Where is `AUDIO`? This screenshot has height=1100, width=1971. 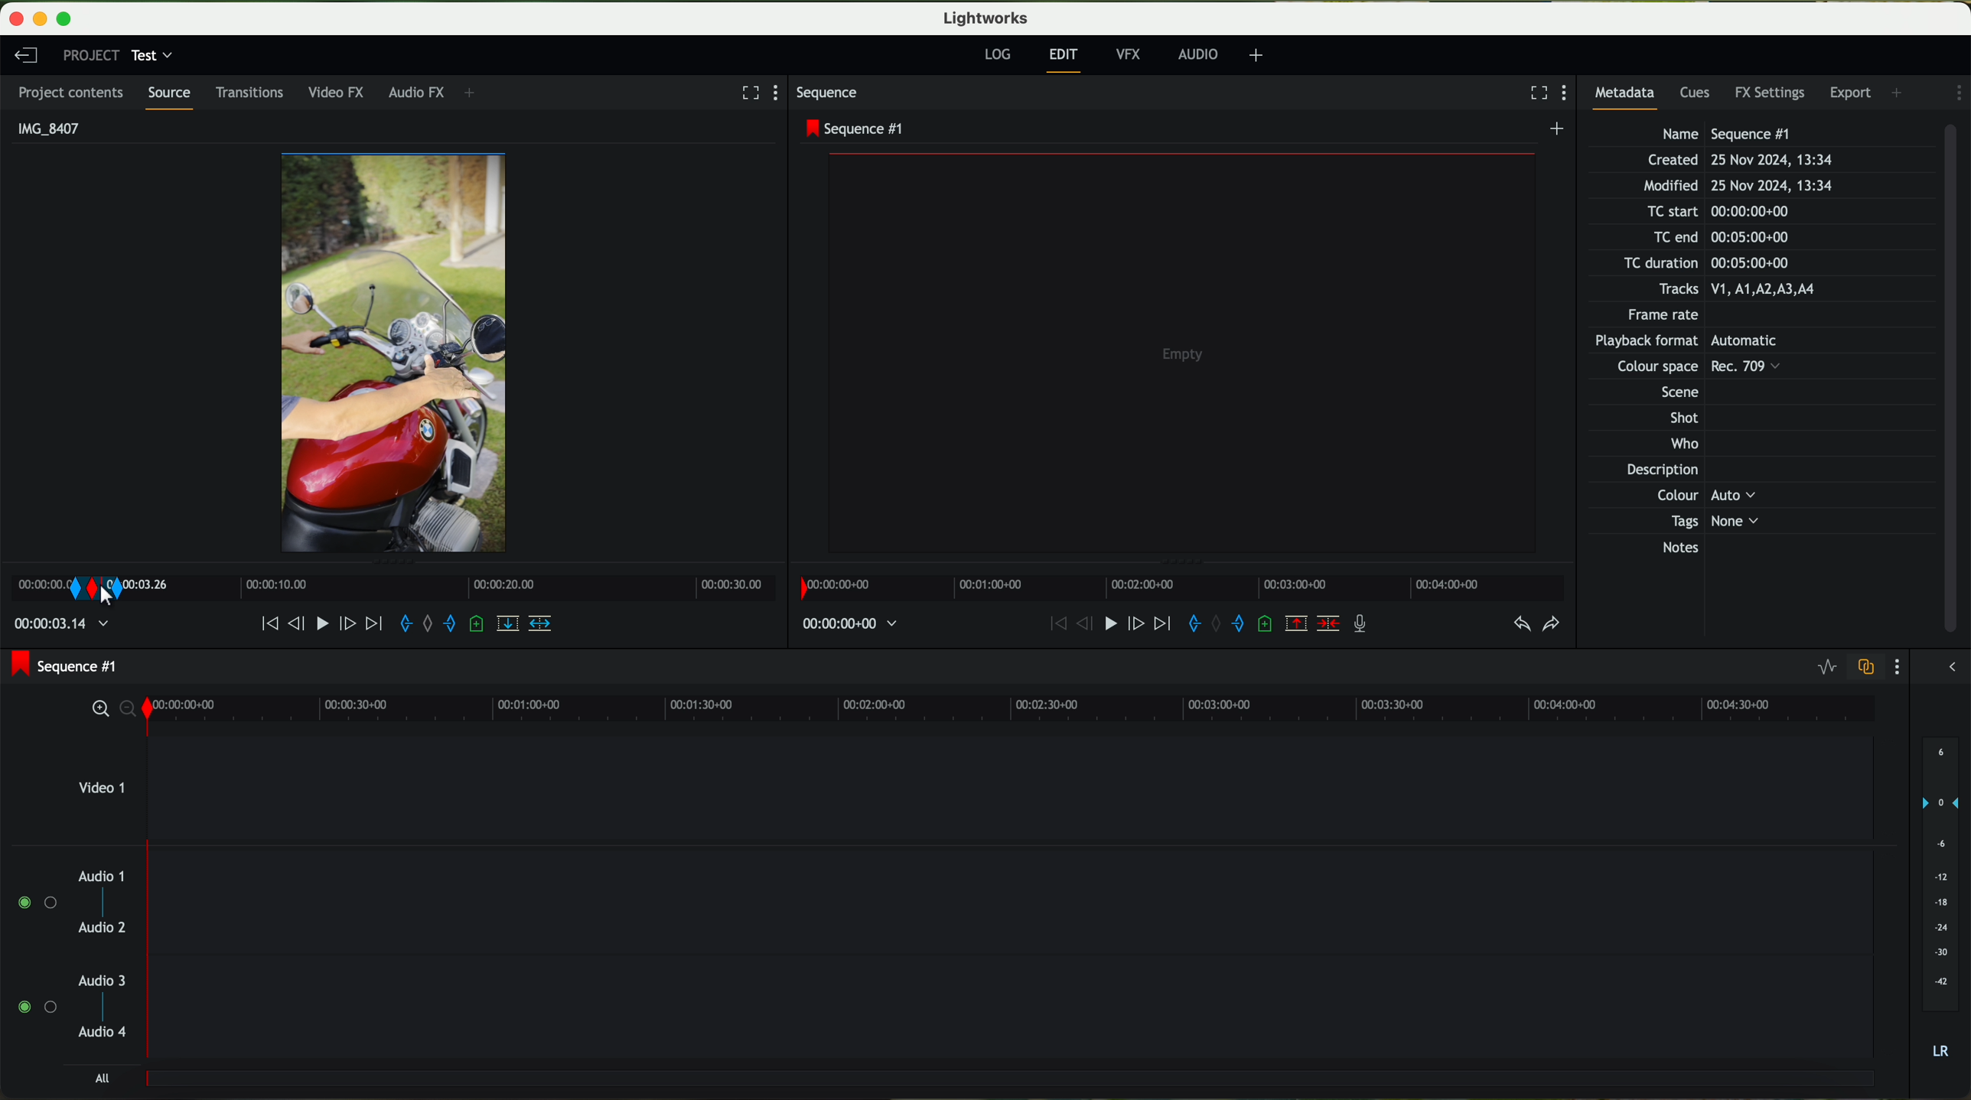
AUDIO is located at coordinates (1195, 54).